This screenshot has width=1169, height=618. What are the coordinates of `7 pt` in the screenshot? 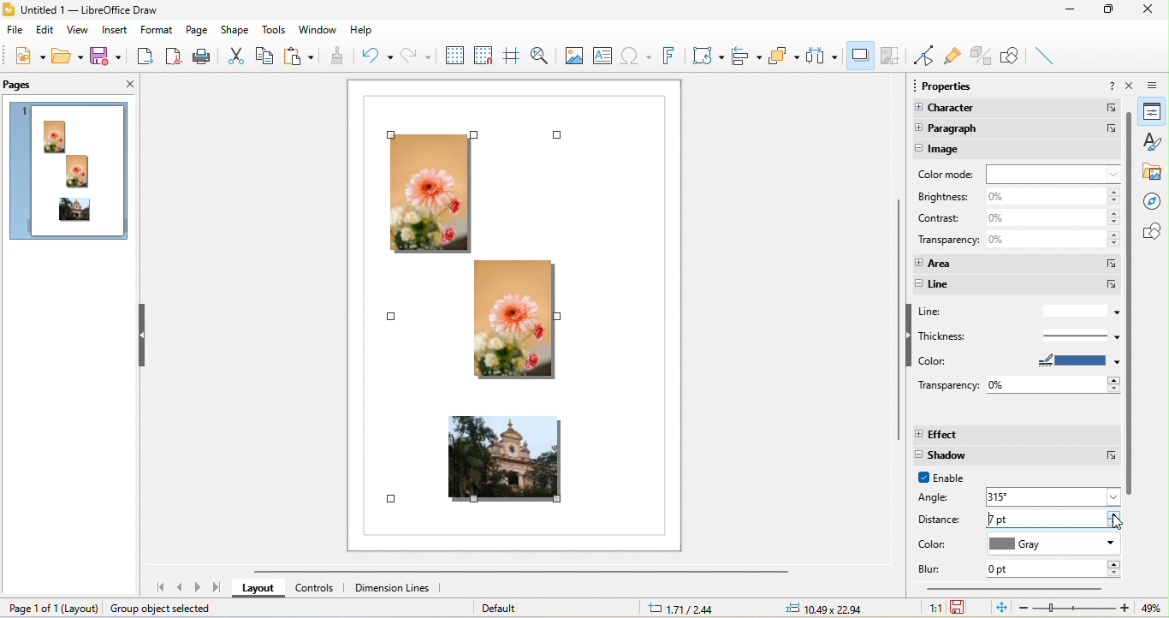 It's located at (1053, 519).